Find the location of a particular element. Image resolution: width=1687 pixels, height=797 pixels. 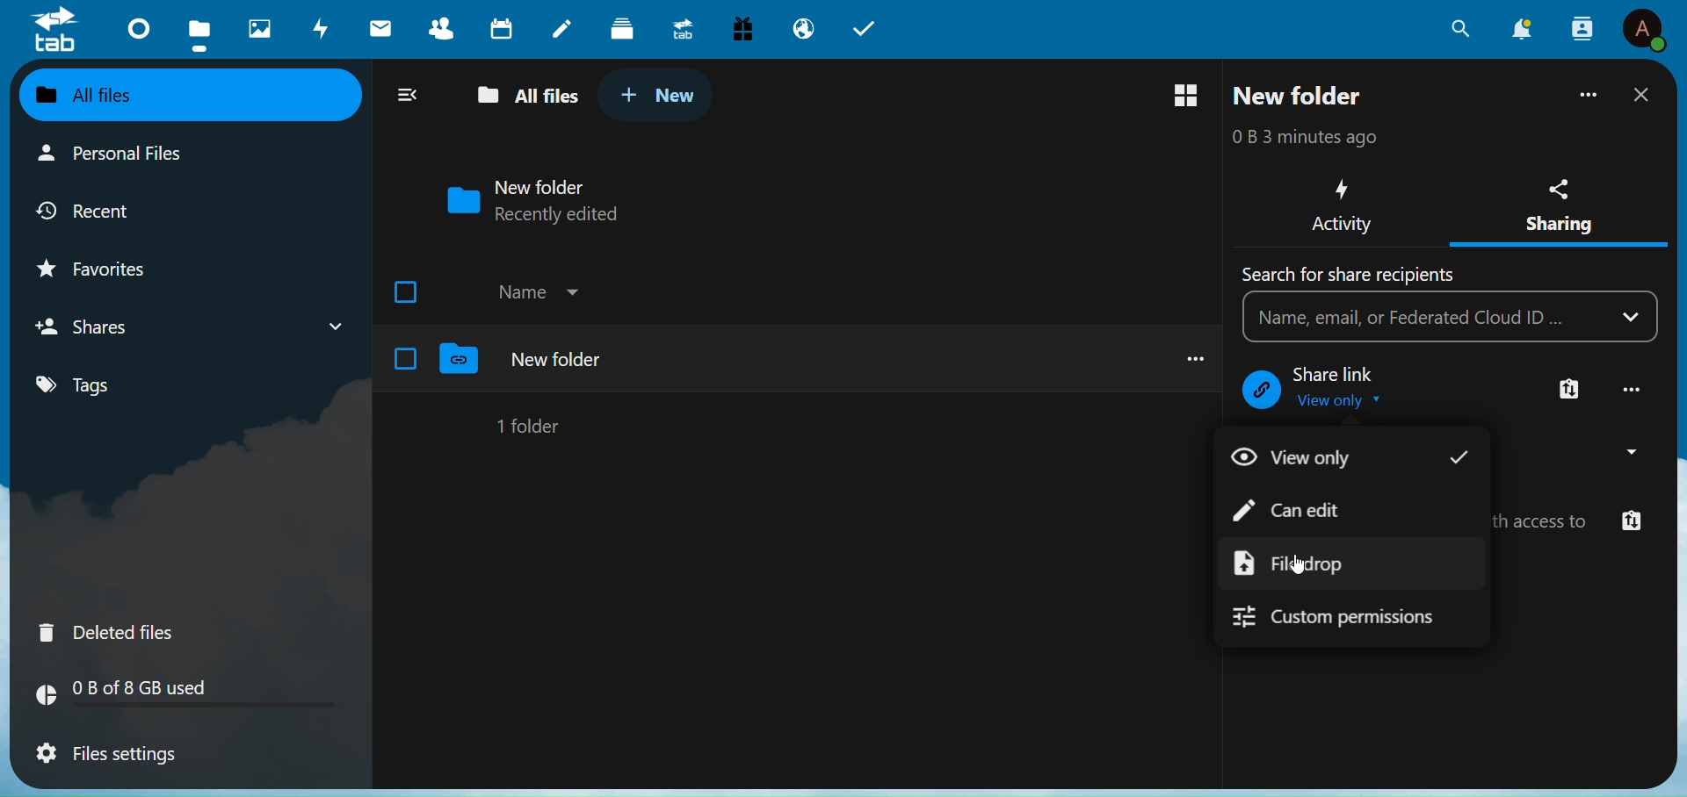

1 Folder is located at coordinates (532, 425).